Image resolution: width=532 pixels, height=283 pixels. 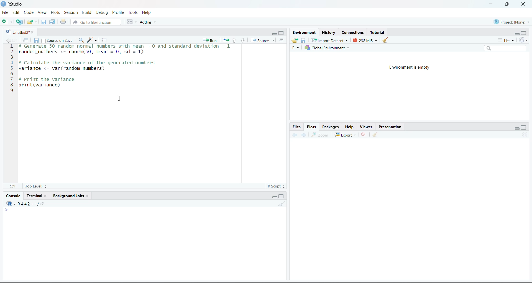 I want to click on back, so click(x=8, y=40).